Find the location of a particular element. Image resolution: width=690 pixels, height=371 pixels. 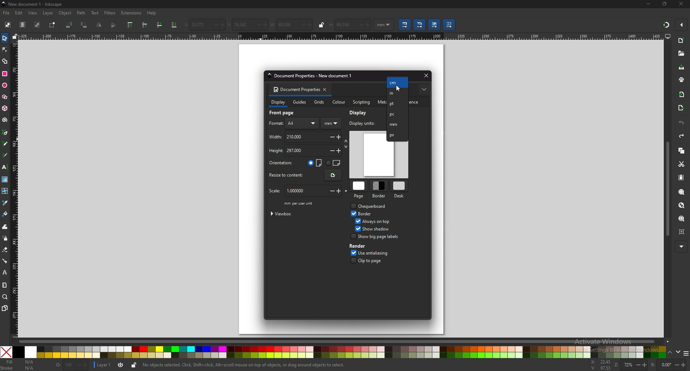

- is located at coordinates (675, 365).